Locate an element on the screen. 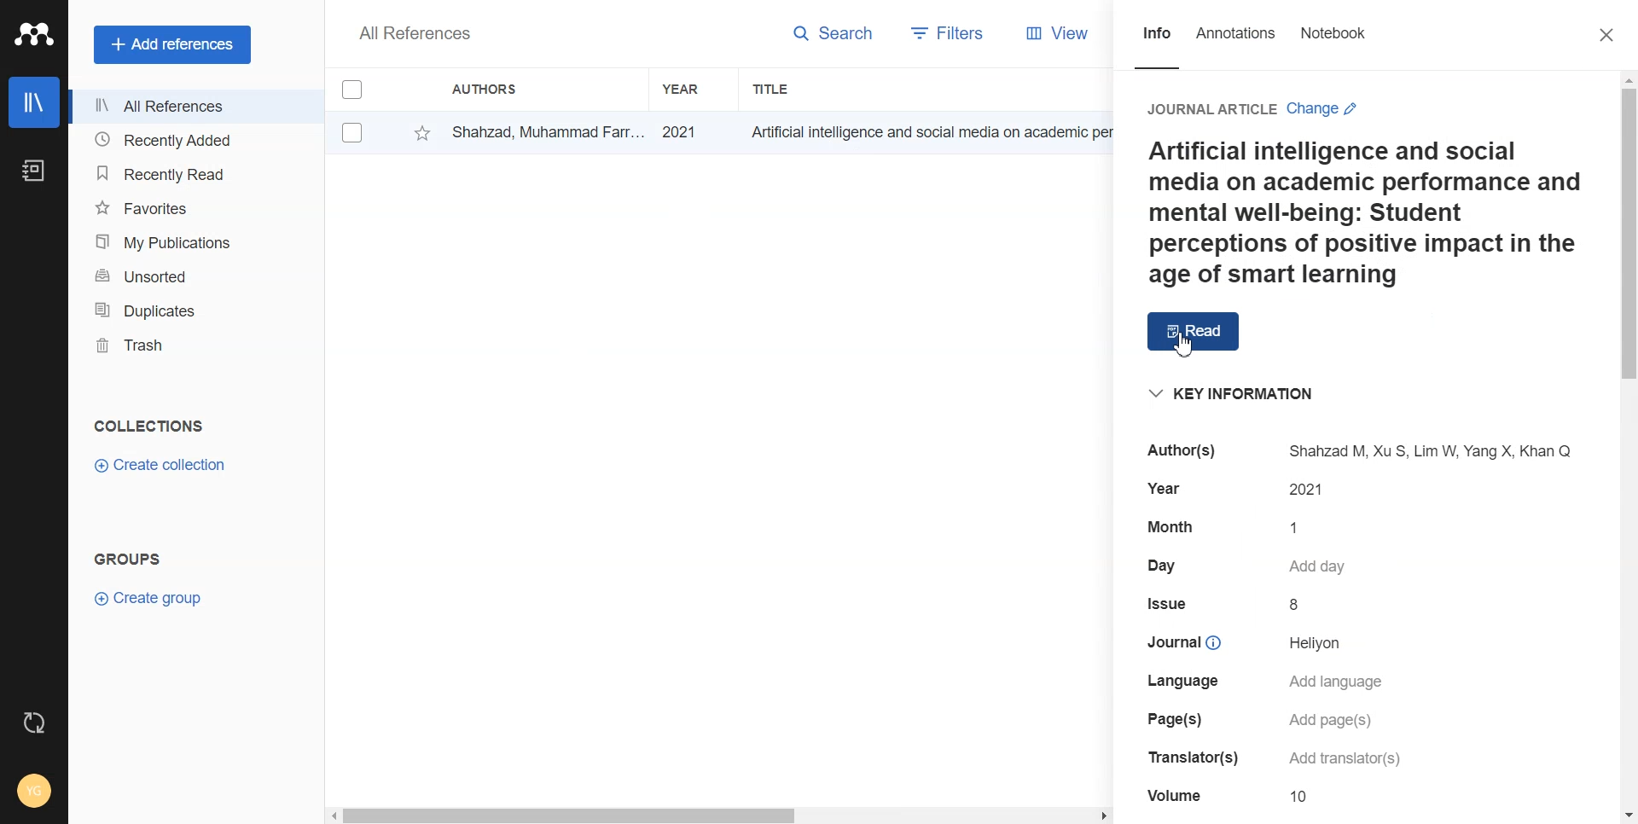 This screenshot has height=824, width=1638. Title is located at coordinates (773, 88).